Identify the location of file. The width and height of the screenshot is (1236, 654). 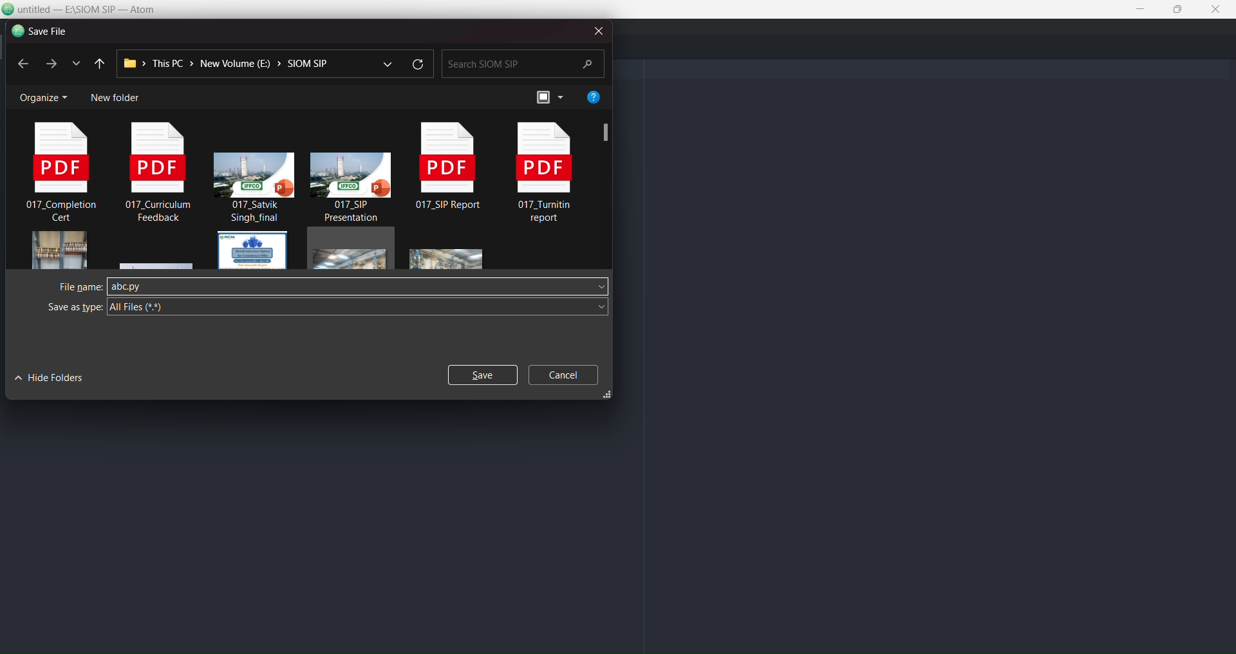
(250, 250).